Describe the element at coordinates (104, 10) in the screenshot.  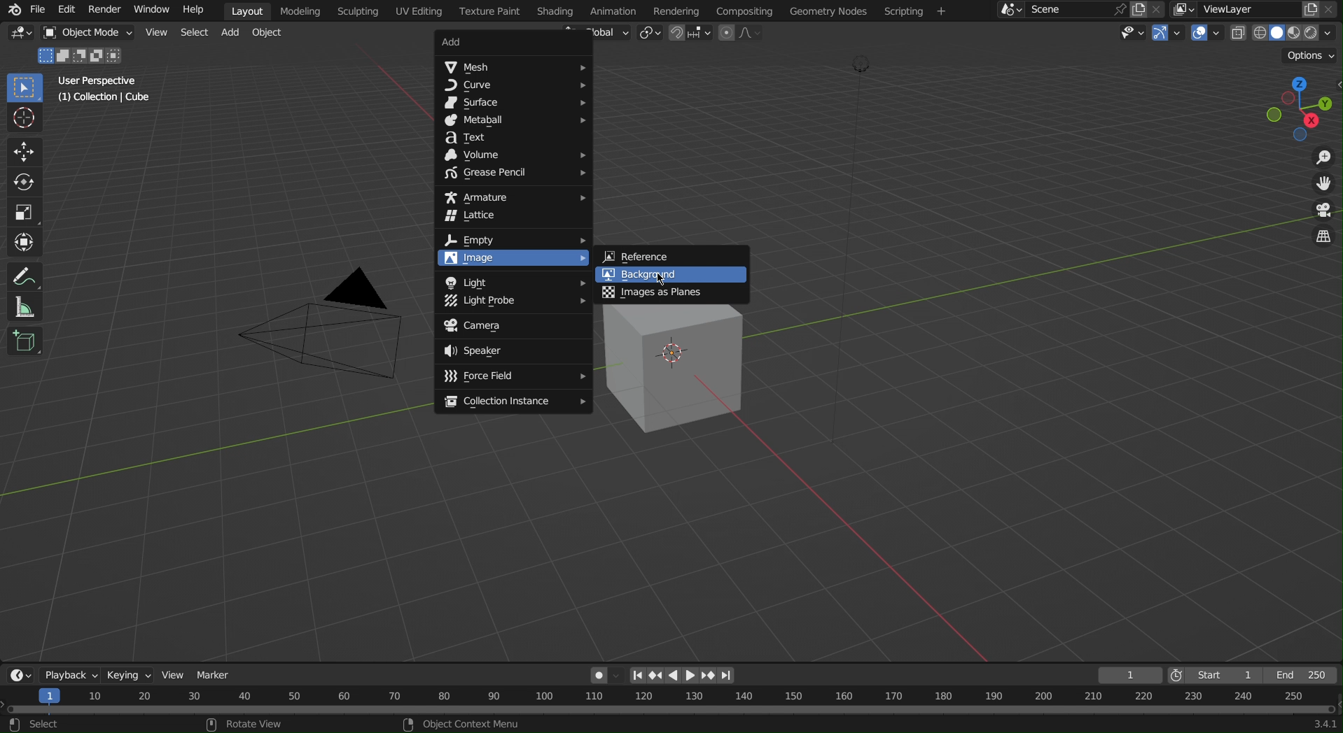
I see `Render` at that location.